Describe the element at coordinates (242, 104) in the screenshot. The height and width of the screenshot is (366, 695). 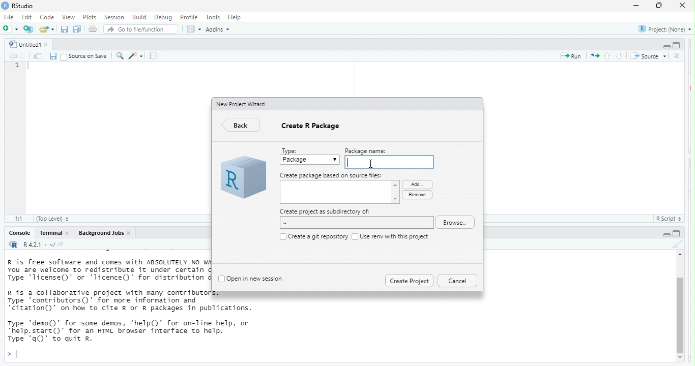
I see `New Project Wizard` at that location.